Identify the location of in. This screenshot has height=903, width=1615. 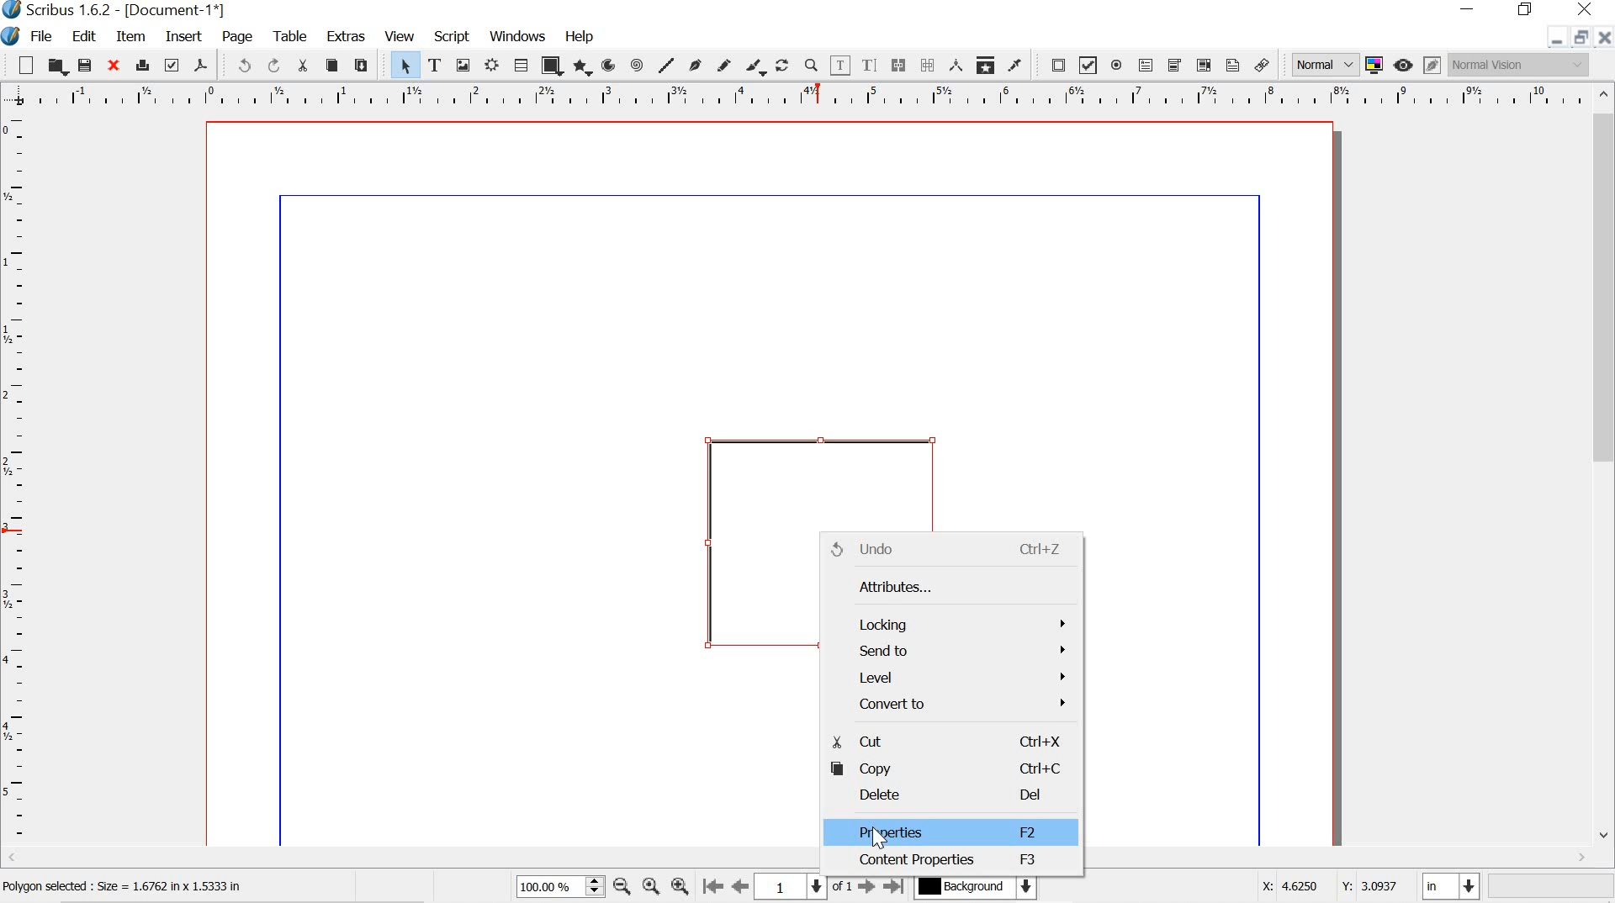
(1453, 888).